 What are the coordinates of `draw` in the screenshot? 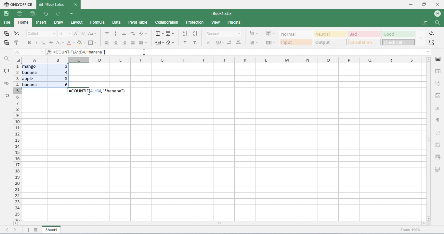 It's located at (59, 22).